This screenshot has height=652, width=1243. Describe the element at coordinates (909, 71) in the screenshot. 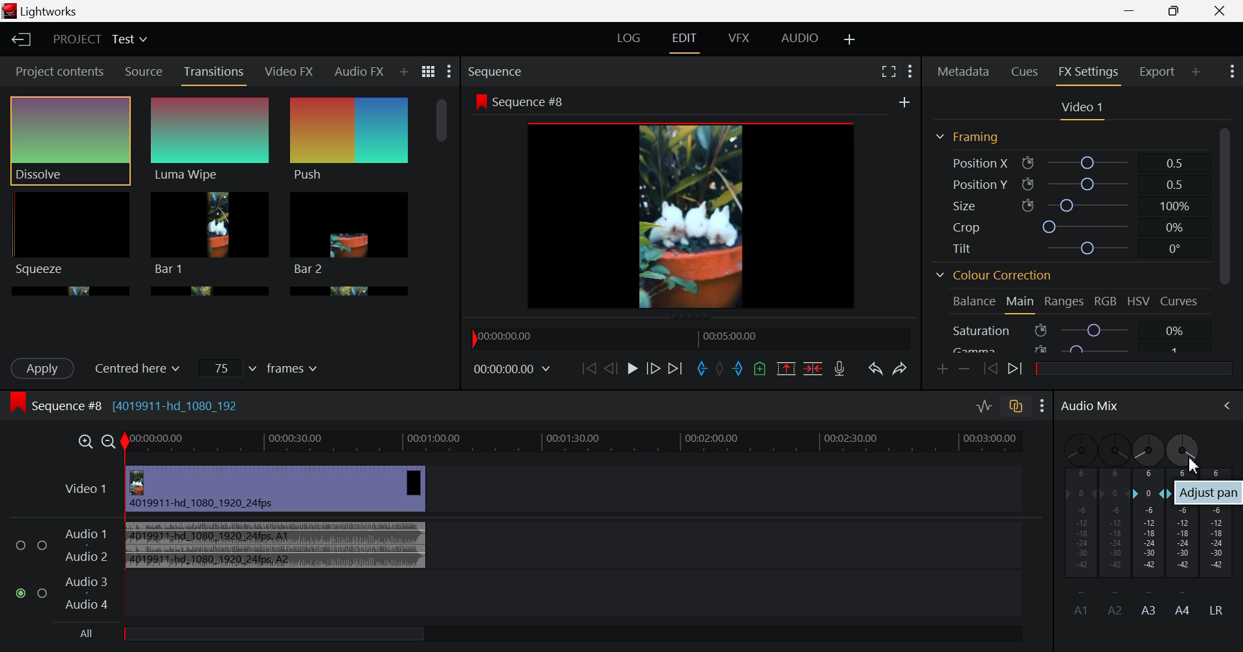

I see `Show Settings` at that location.